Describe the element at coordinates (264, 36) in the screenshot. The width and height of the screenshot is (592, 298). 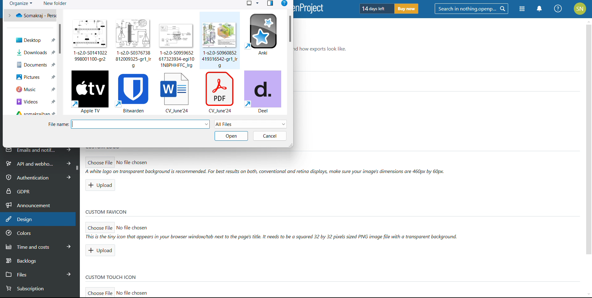
I see `file in folder` at that location.